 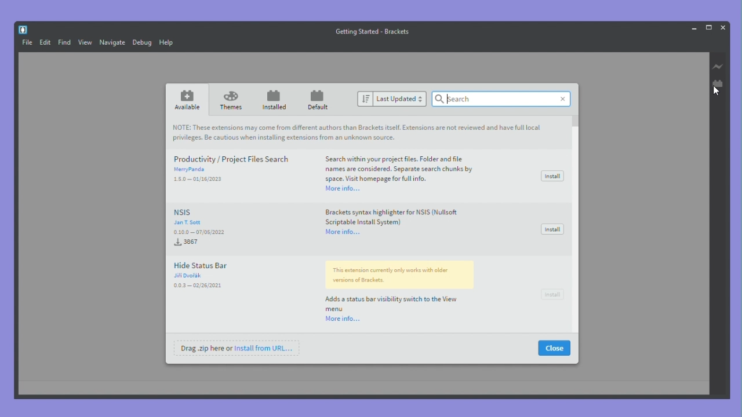 I want to click on Extension manager, so click(x=718, y=84).